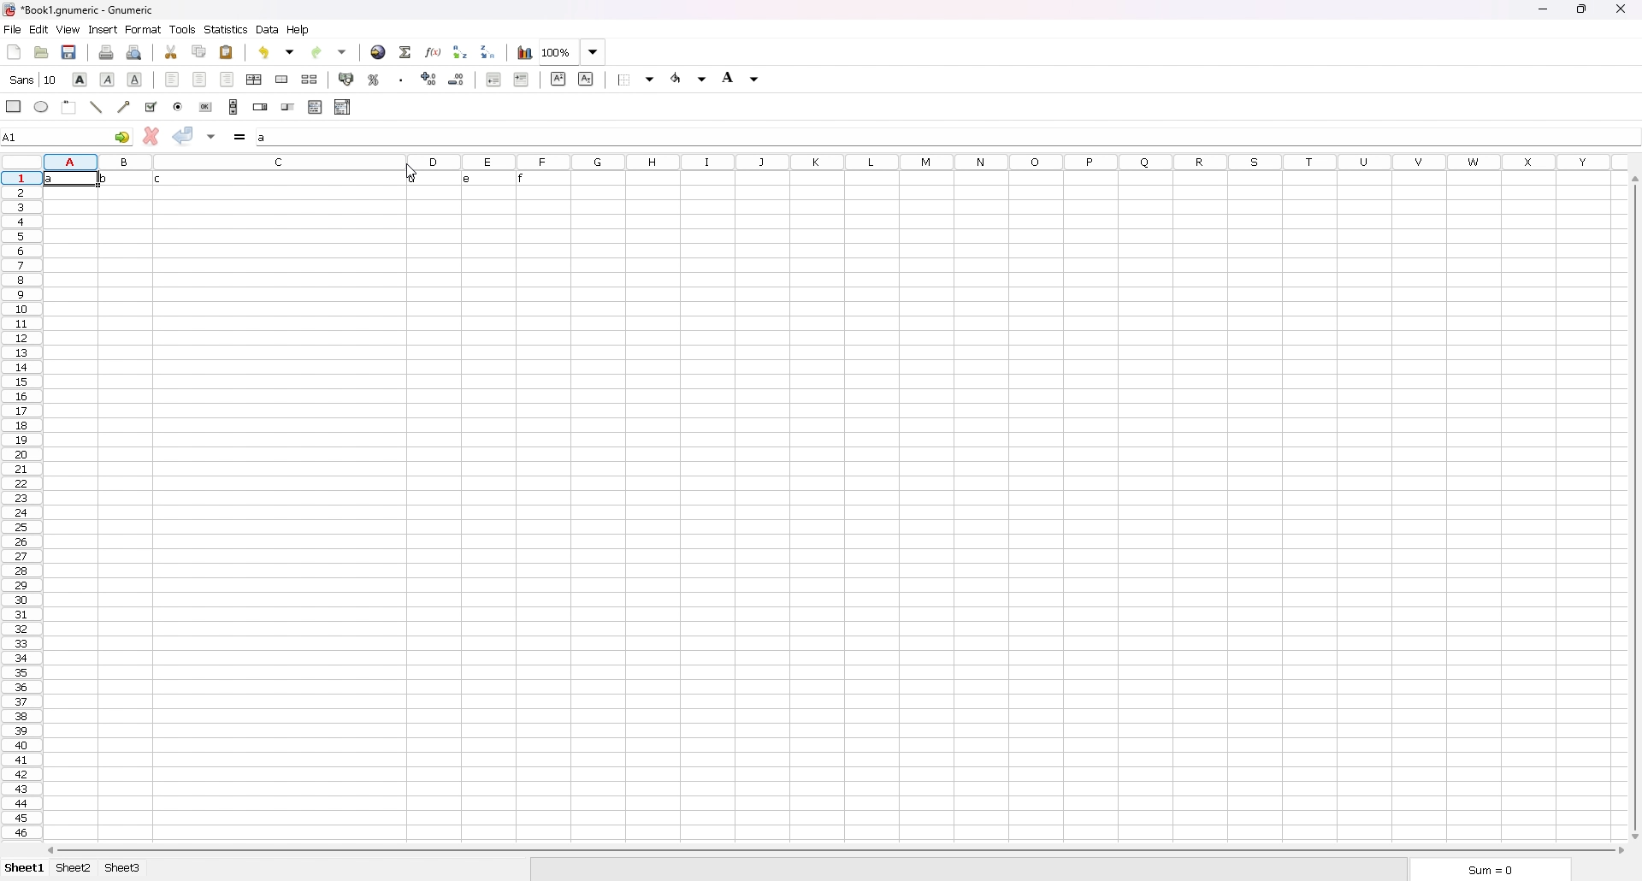  What do you see at coordinates (151, 107) in the screenshot?
I see `tickbox` at bounding box center [151, 107].